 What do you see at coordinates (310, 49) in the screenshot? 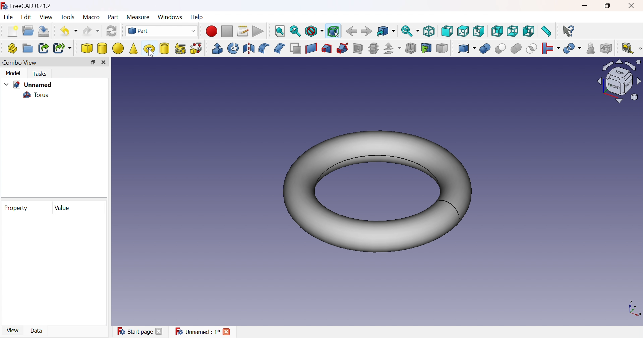
I see `Create ruled surface` at bounding box center [310, 49].